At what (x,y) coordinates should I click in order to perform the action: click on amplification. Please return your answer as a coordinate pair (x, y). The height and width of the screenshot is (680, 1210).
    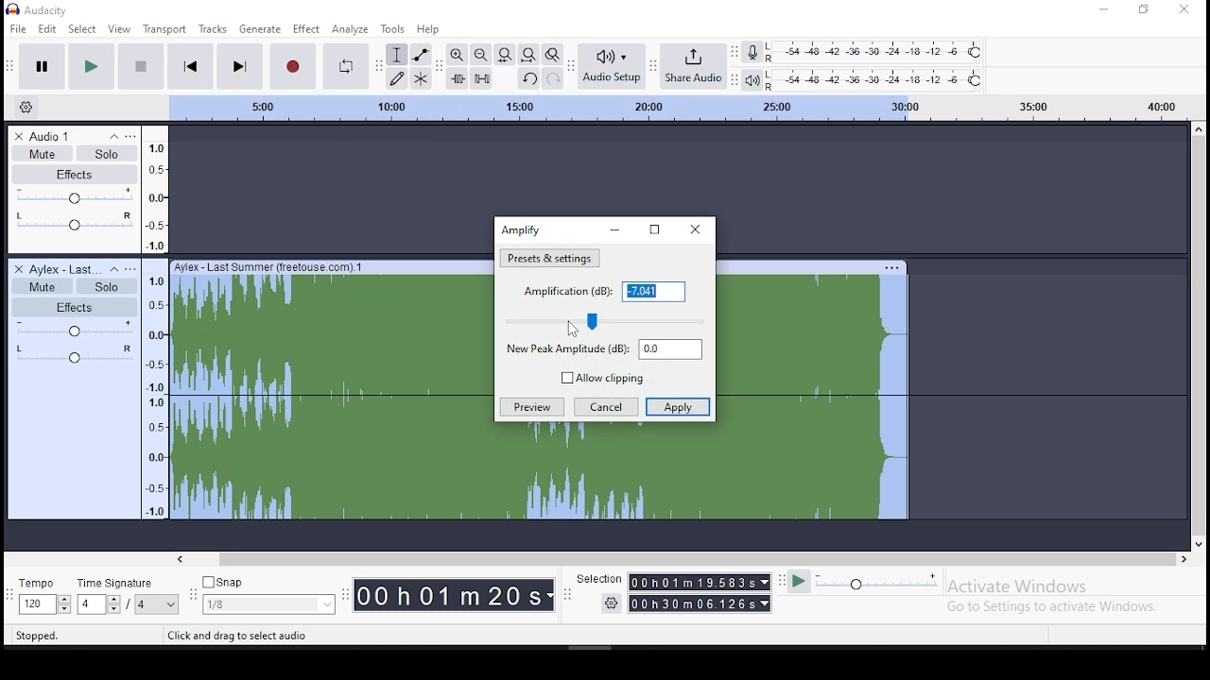
    Looking at the image, I should click on (605, 305).